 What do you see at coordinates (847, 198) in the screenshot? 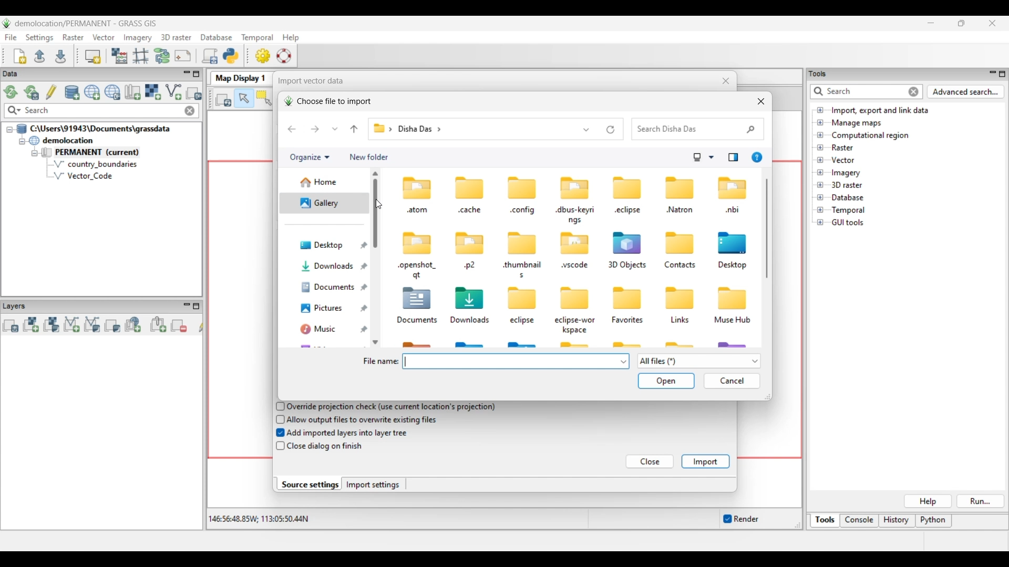
I see `Double click to see files under Database` at bounding box center [847, 198].